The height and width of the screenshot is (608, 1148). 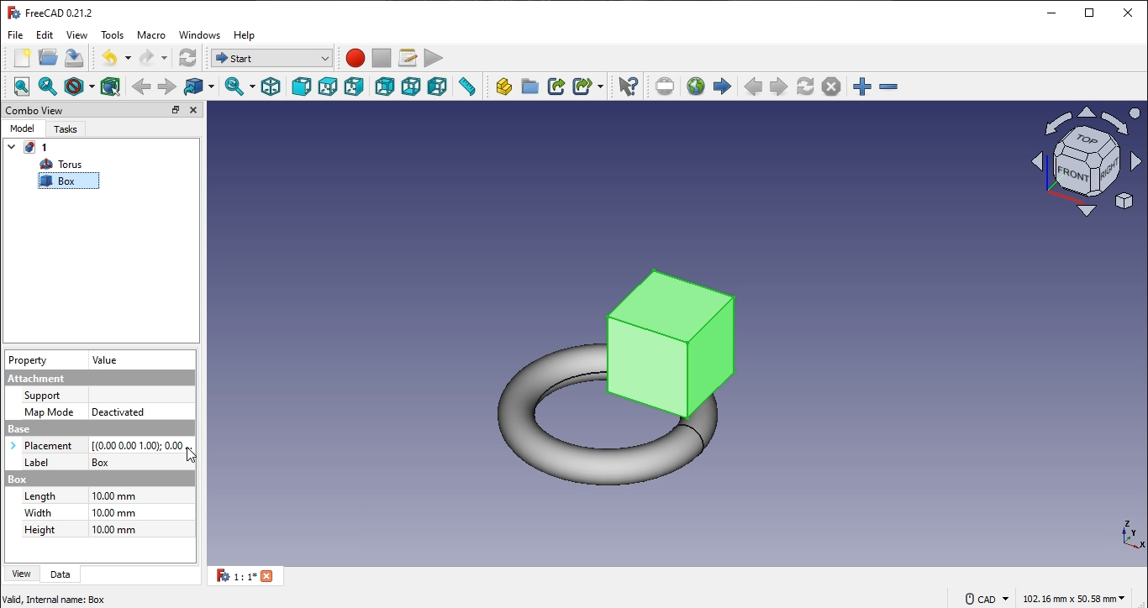 What do you see at coordinates (862, 86) in the screenshot?
I see `zoom in` at bounding box center [862, 86].